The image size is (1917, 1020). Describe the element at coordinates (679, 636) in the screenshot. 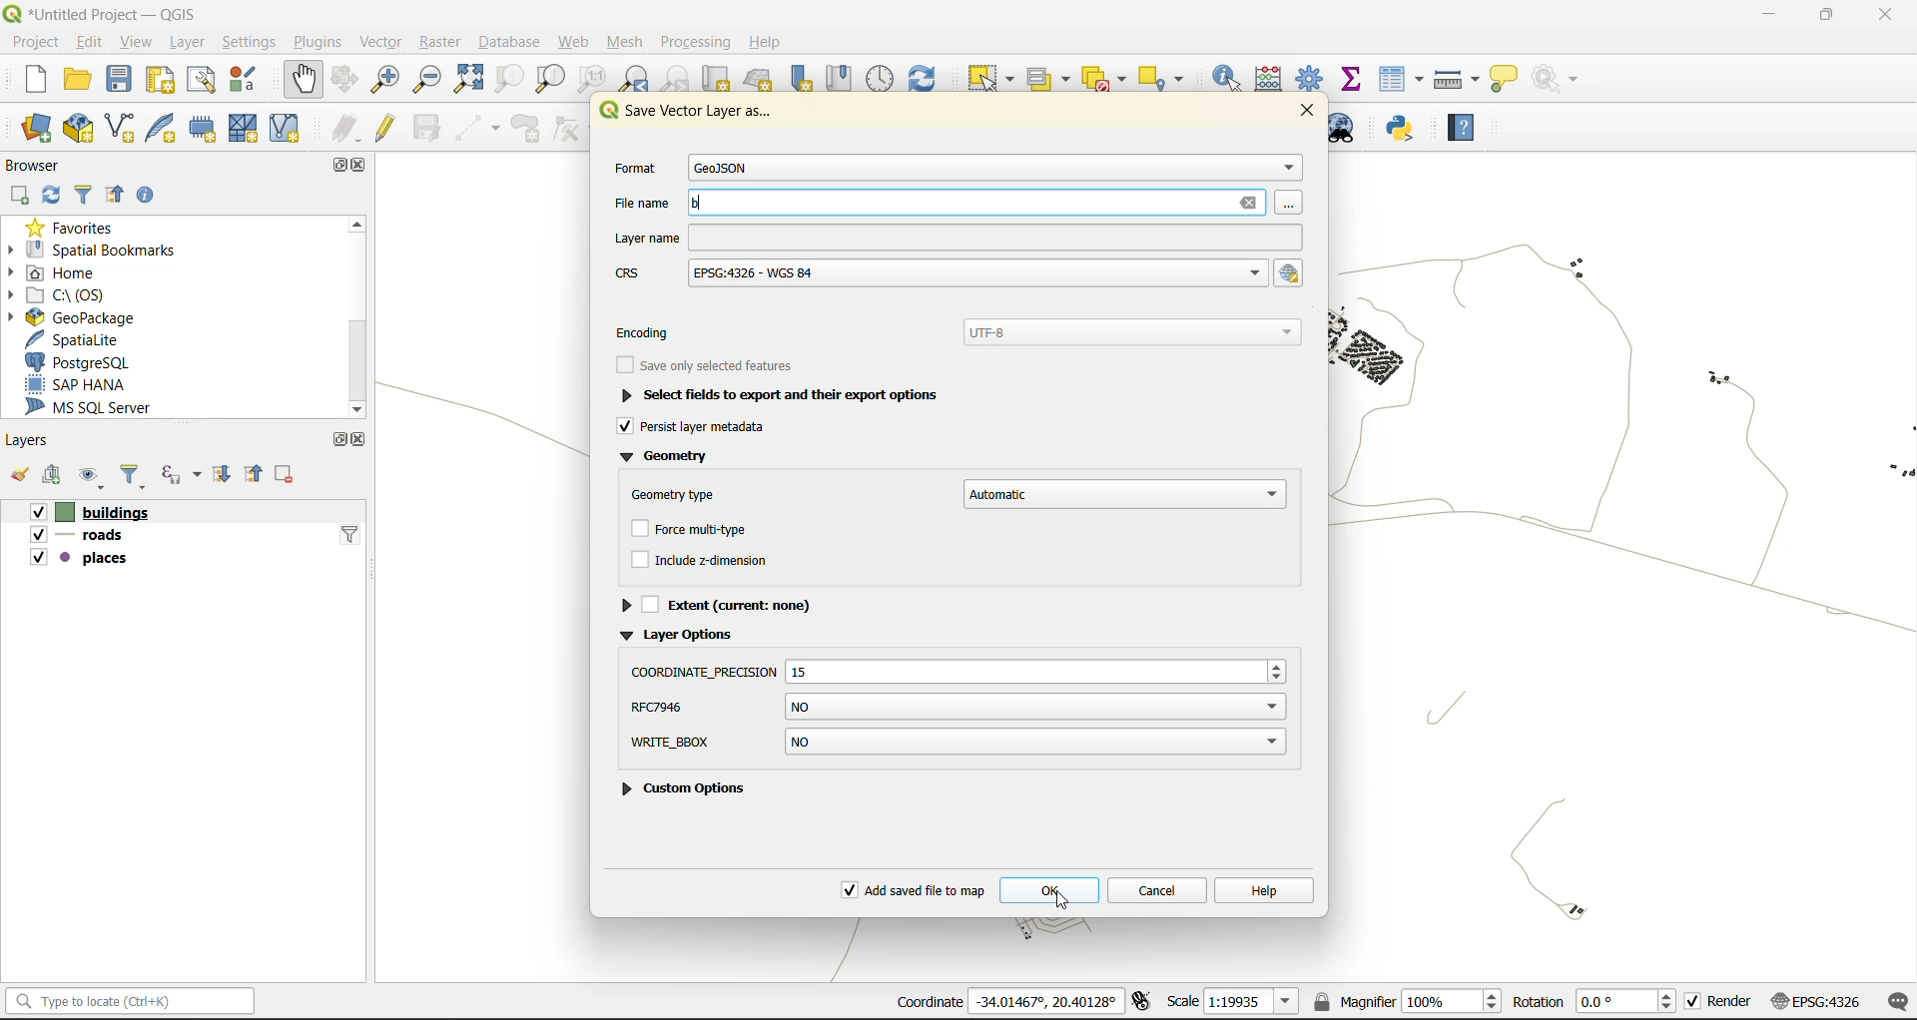

I see `layer options` at that location.